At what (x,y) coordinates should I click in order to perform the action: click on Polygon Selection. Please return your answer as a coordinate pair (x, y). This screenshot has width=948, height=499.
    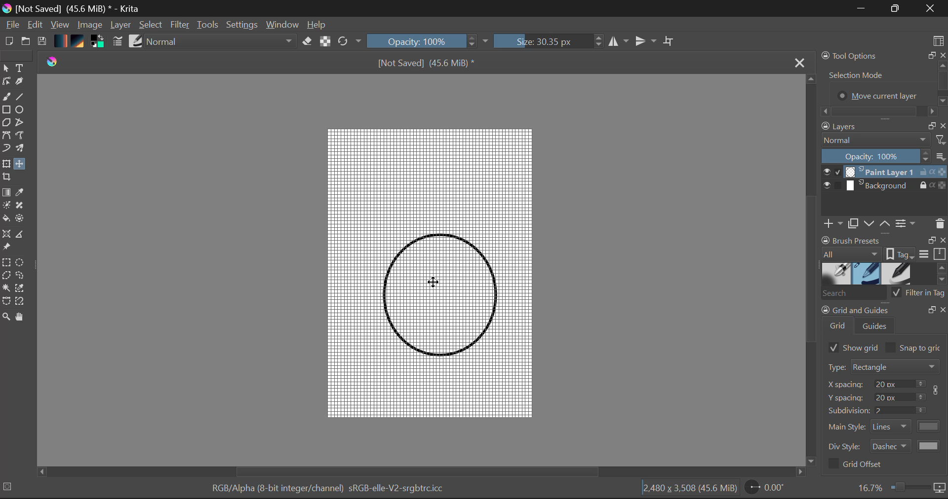
    Looking at the image, I should click on (6, 276).